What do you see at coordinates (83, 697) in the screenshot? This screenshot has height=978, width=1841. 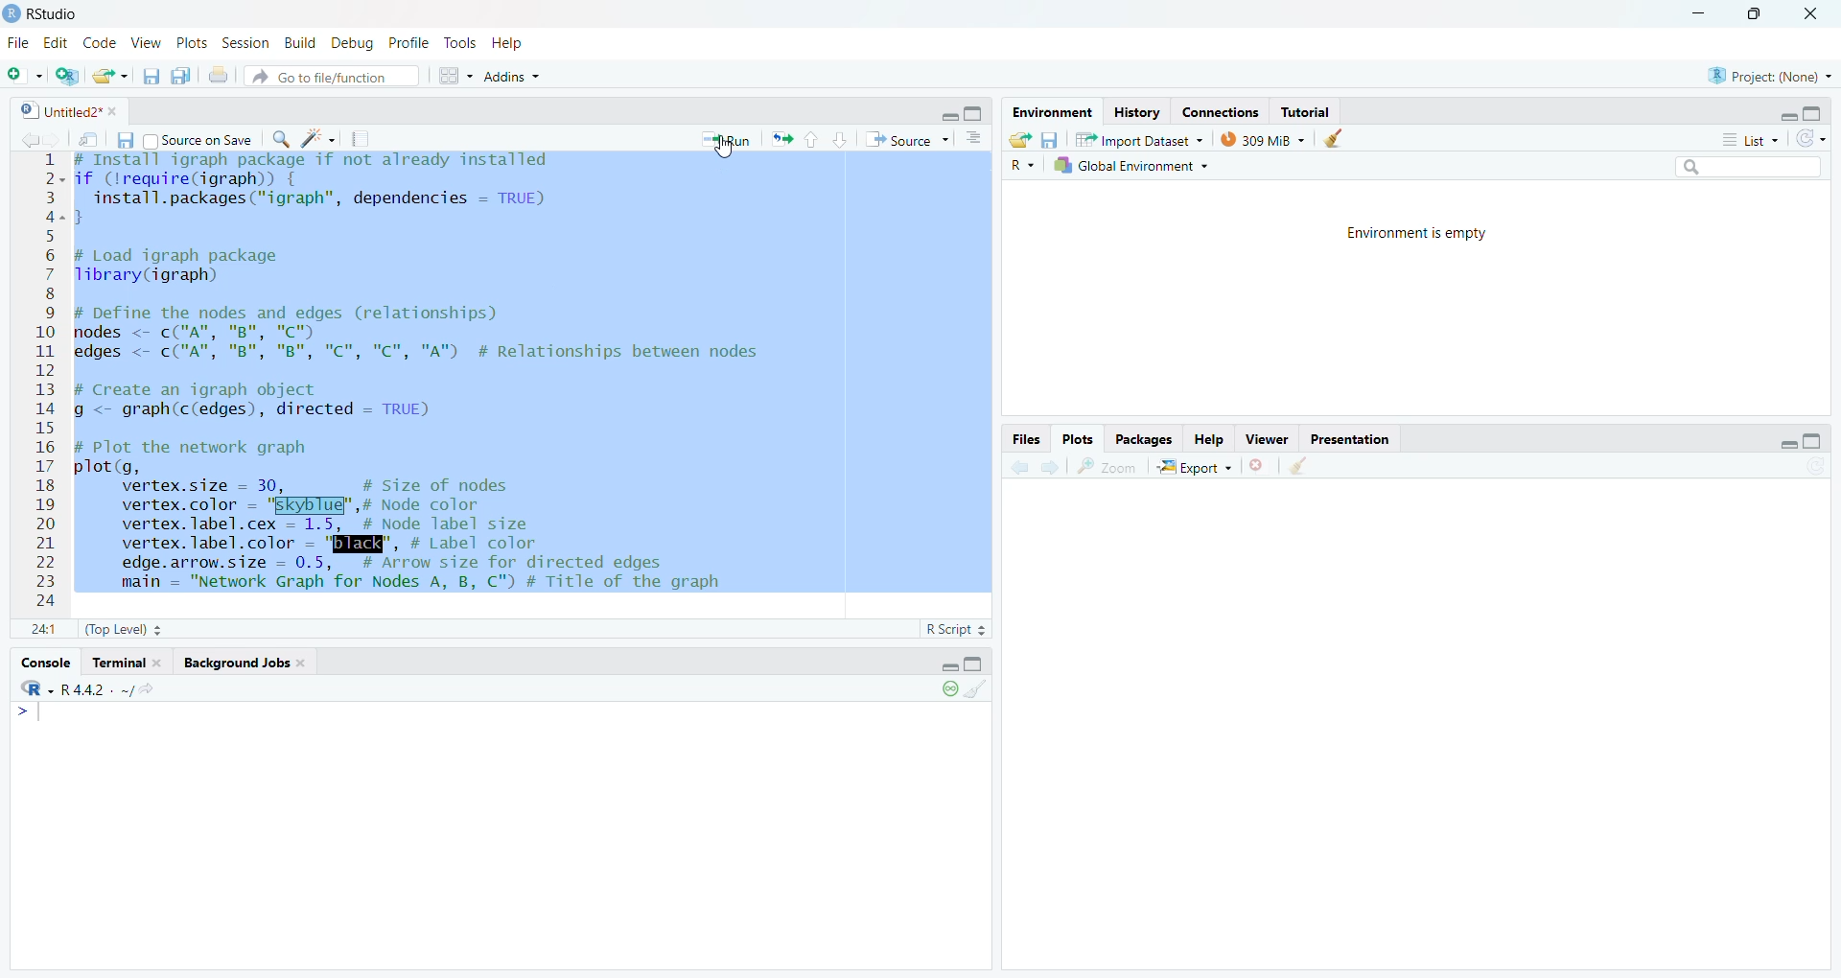 I see `R442` at bounding box center [83, 697].